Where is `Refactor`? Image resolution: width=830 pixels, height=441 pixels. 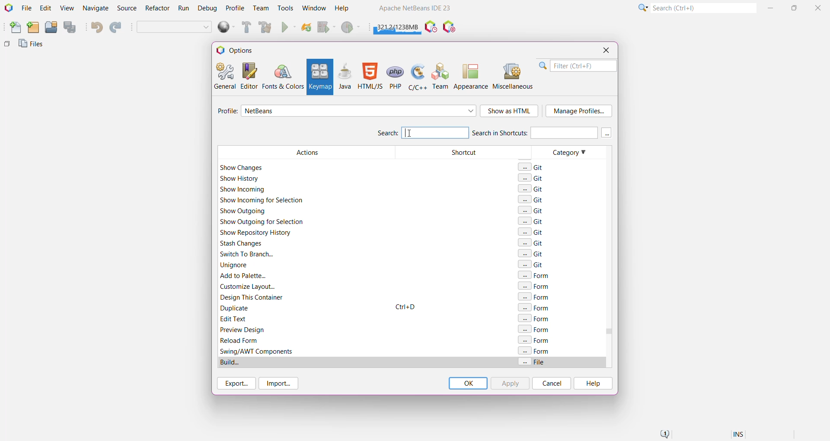 Refactor is located at coordinates (158, 9).